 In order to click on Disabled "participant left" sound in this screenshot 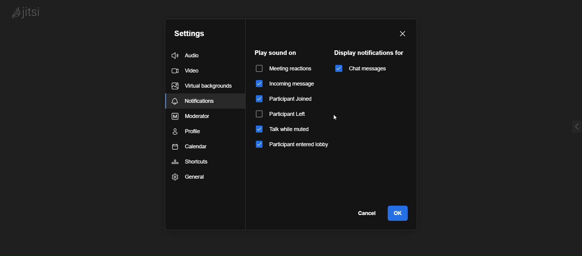, I will do `click(287, 113)`.